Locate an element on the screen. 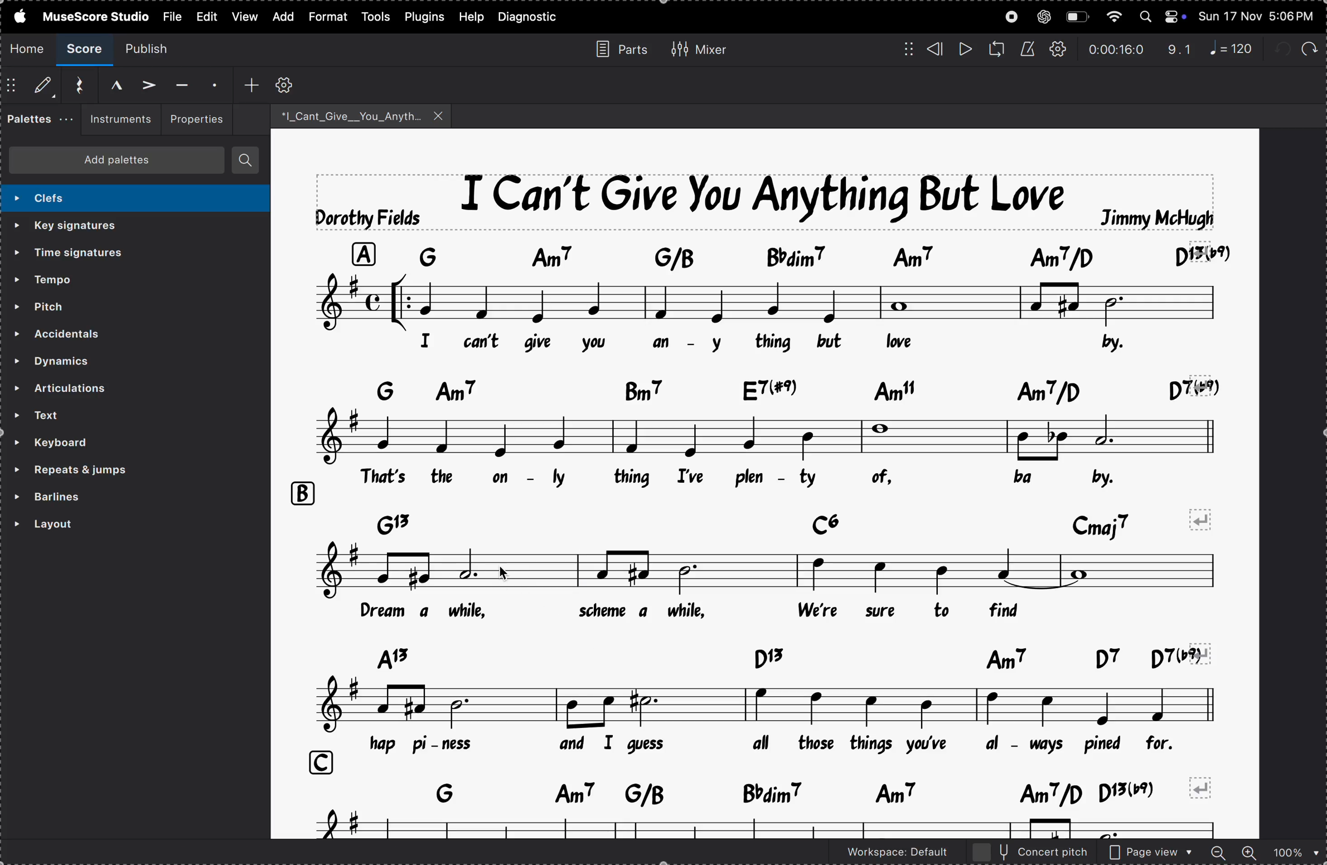 This screenshot has height=865, width=1327. notes is located at coordinates (772, 825).